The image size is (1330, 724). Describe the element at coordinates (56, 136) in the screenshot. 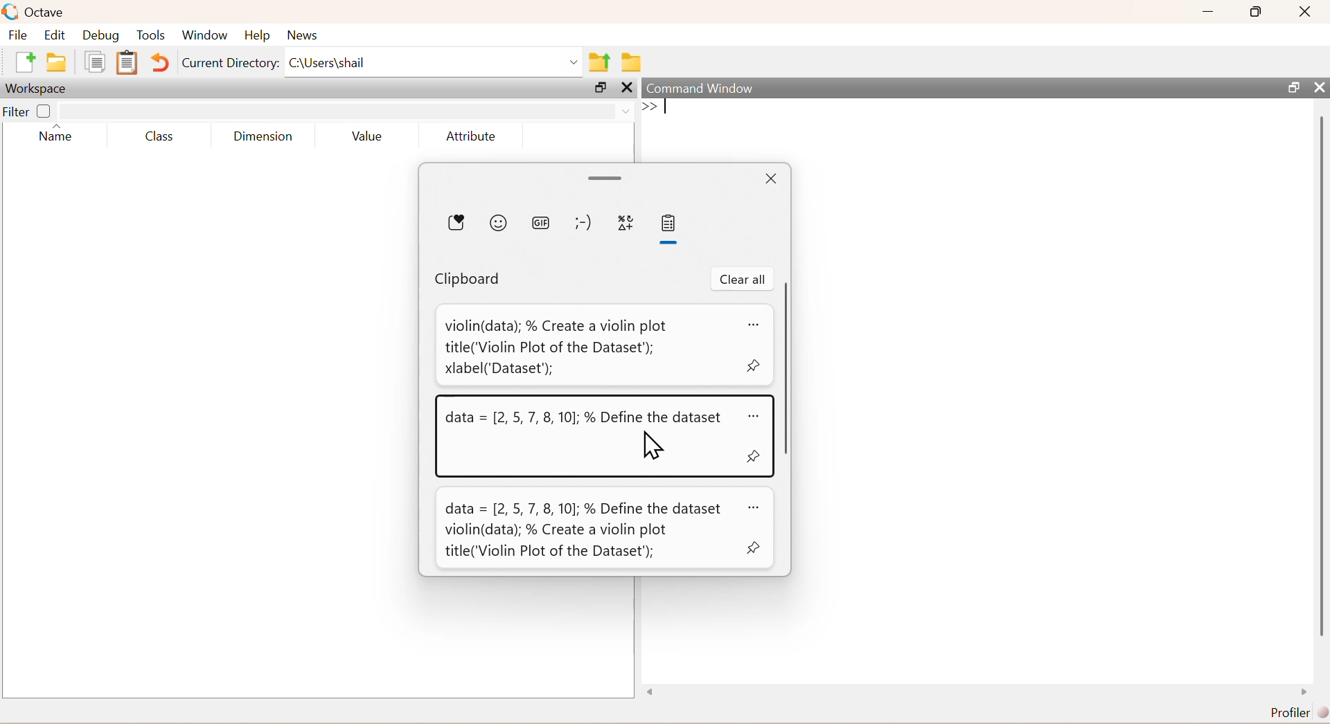

I see `name` at that location.